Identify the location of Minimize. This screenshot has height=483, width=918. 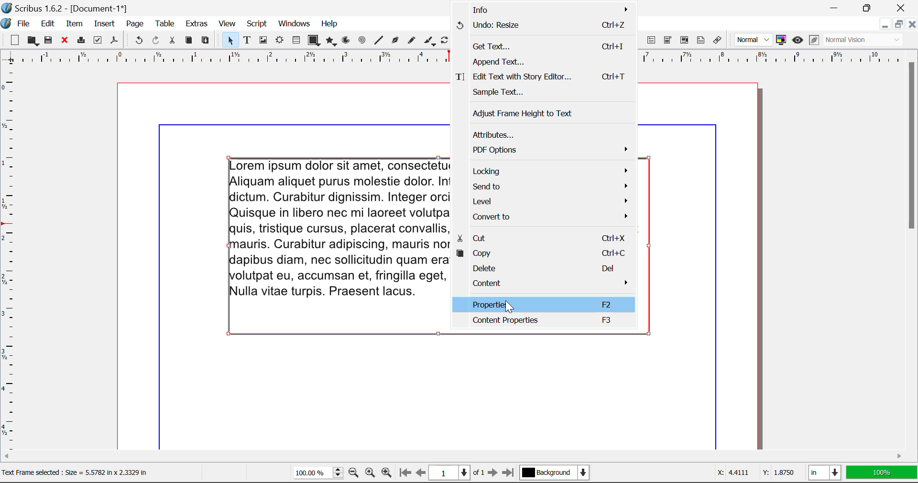
(897, 24).